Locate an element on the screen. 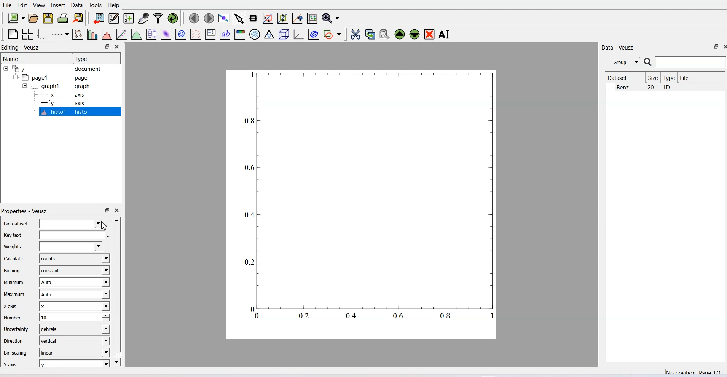 This screenshot has height=377, width=727. Collapse is located at coordinates (23, 86).